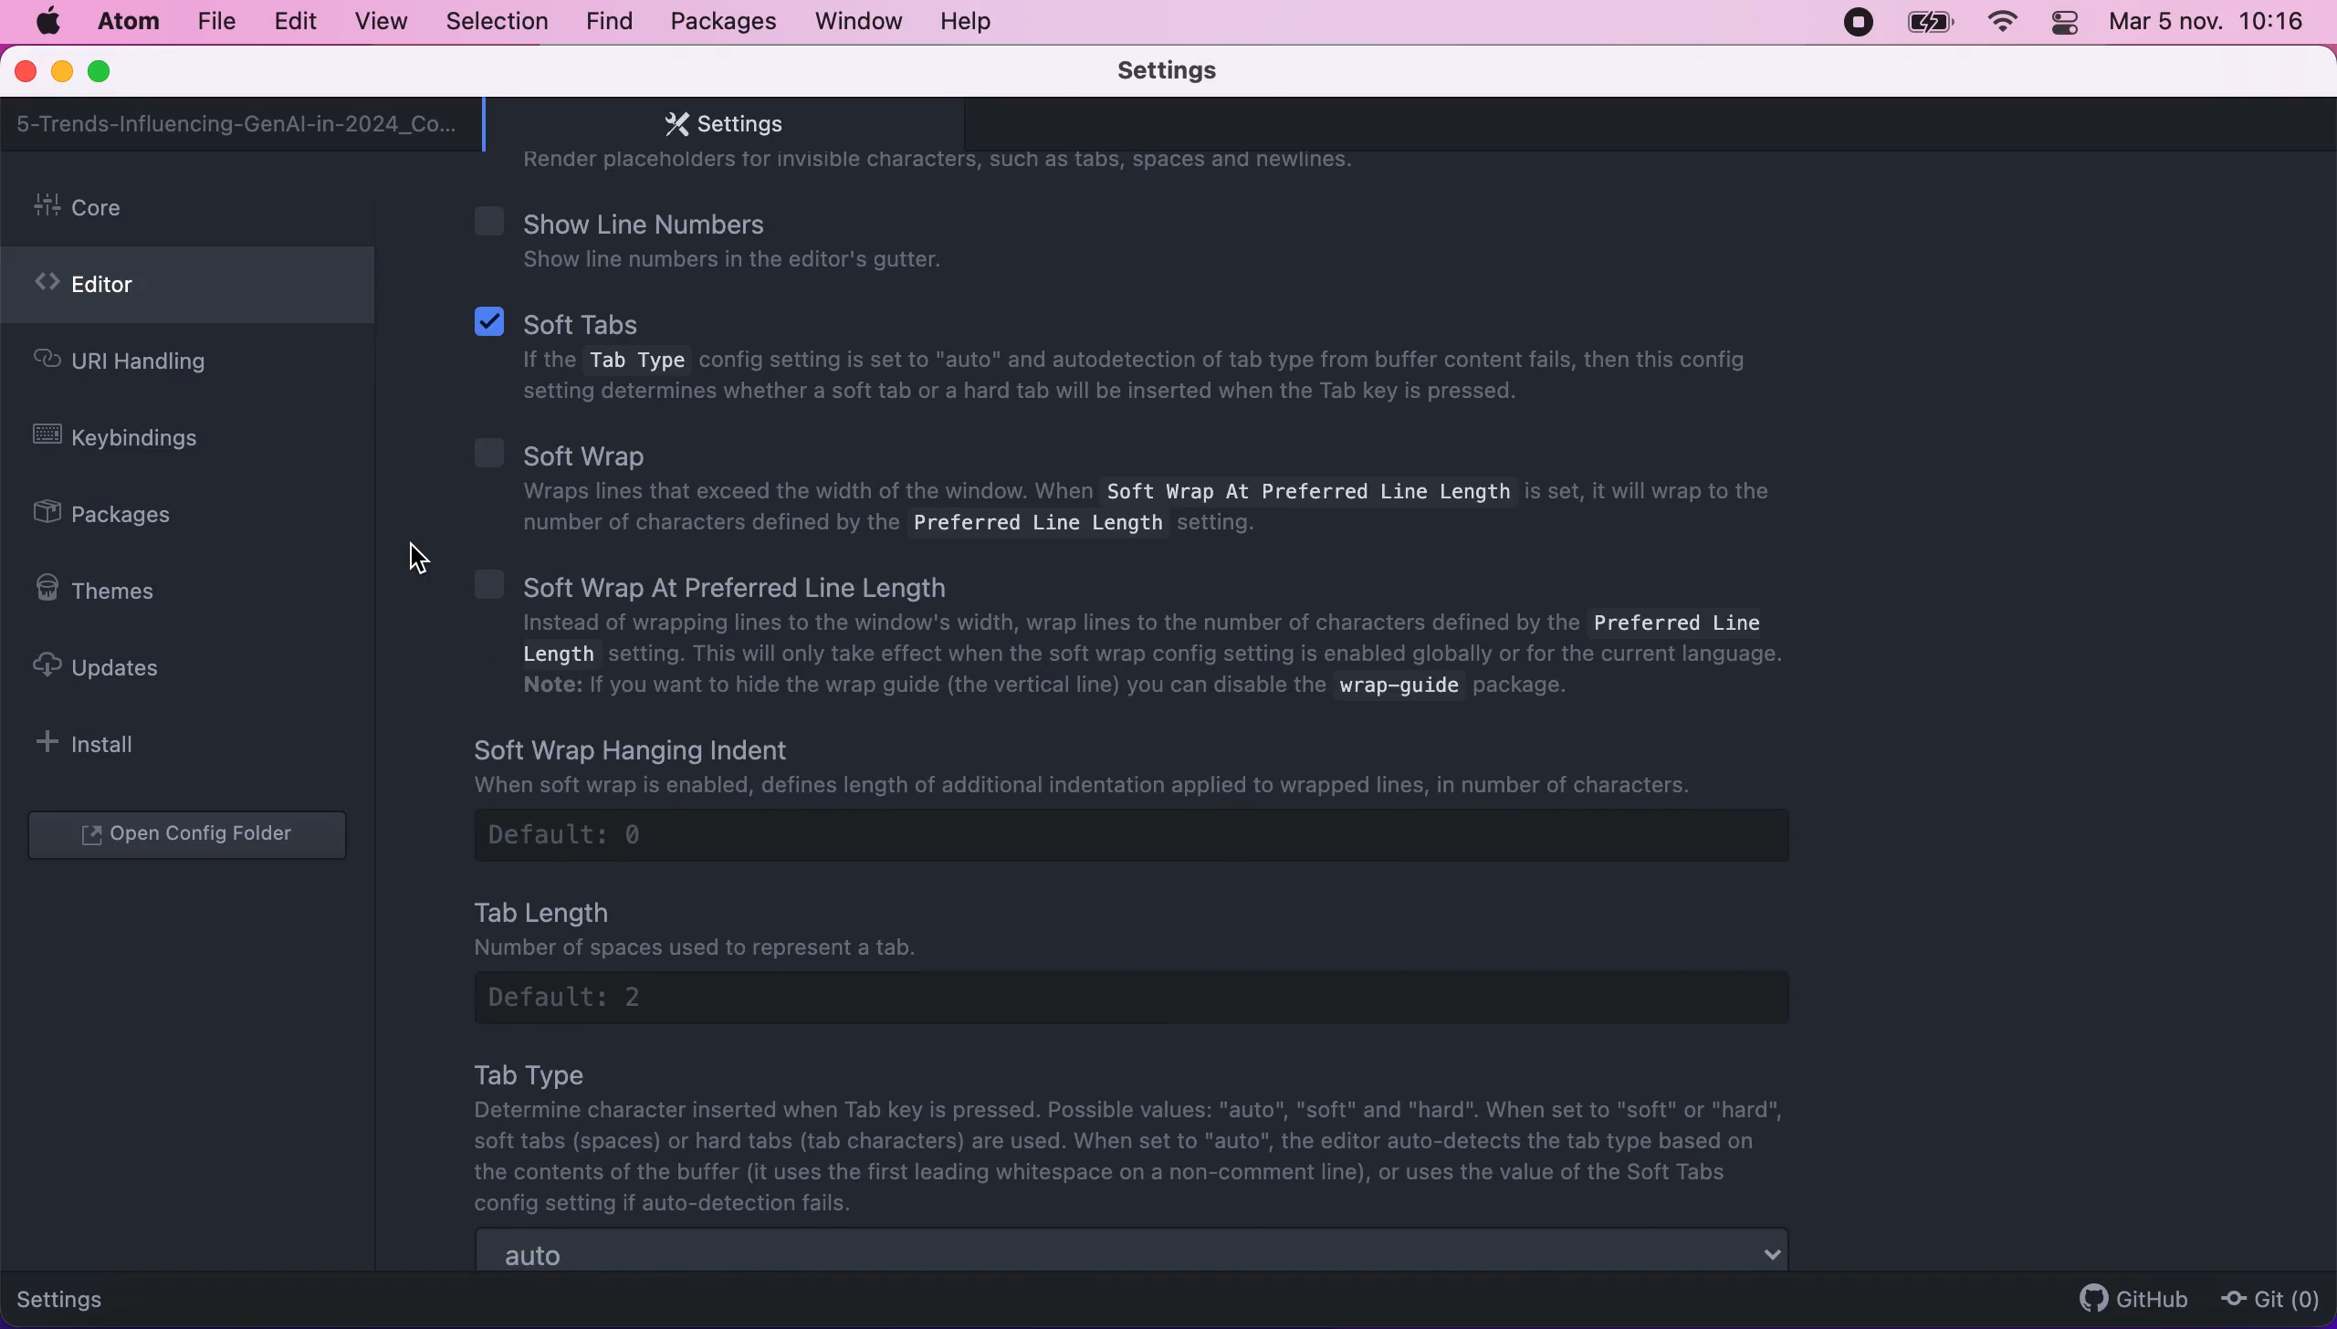 The image size is (2337, 1329). What do you see at coordinates (1171, 797) in the screenshot?
I see `soft wrap hanging indent` at bounding box center [1171, 797].